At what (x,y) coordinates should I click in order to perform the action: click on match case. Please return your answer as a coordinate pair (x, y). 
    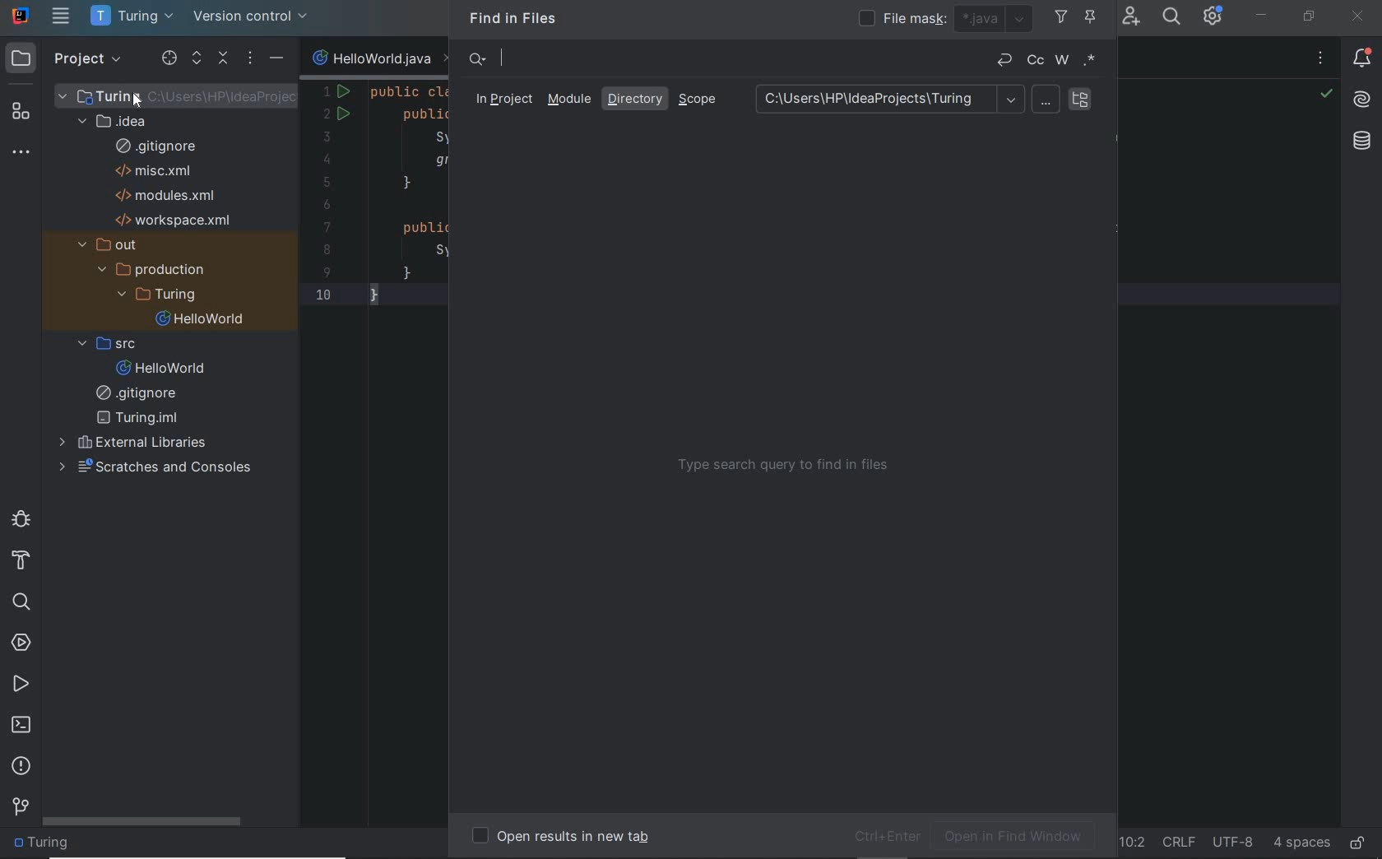
    Looking at the image, I should click on (1036, 59).